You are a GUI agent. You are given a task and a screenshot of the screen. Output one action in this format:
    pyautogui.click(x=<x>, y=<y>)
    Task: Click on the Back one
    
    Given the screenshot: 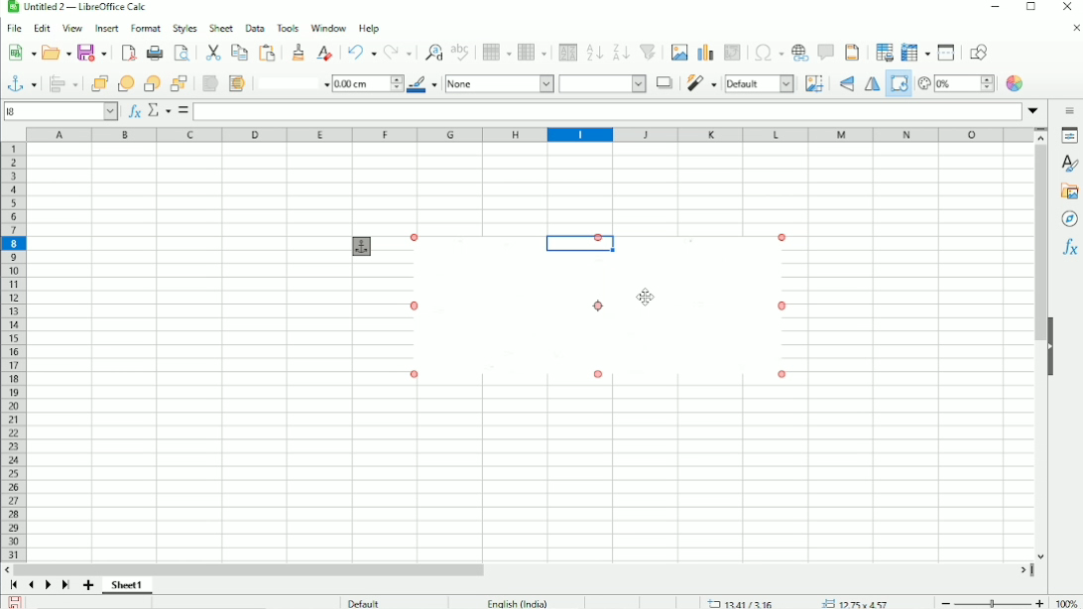 What is the action you would take?
    pyautogui.click(x=151, y=83)
    